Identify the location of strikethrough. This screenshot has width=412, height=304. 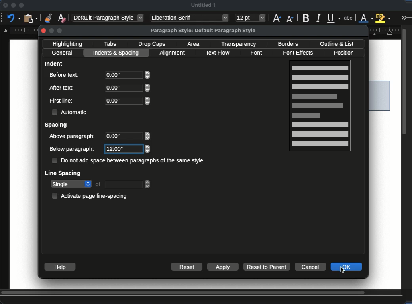
(348, 18).